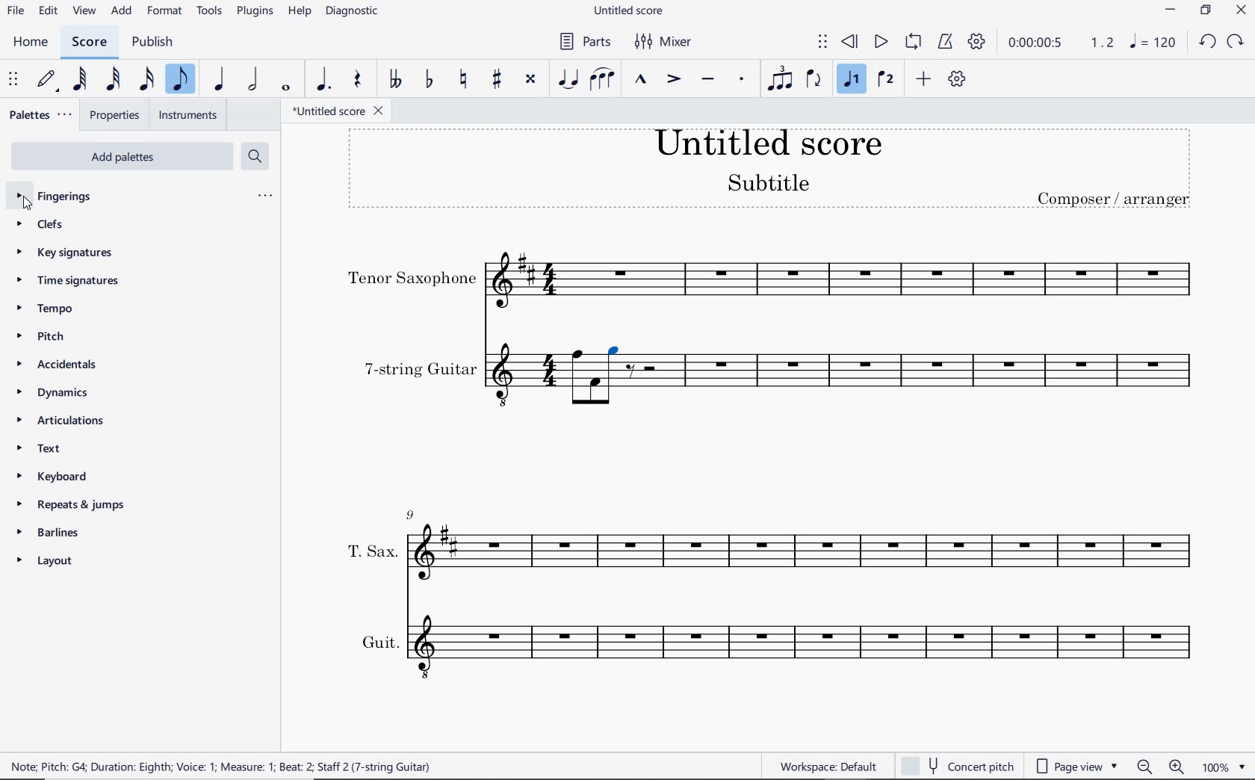  I want to click on FILE NAME, so click(341, 111).